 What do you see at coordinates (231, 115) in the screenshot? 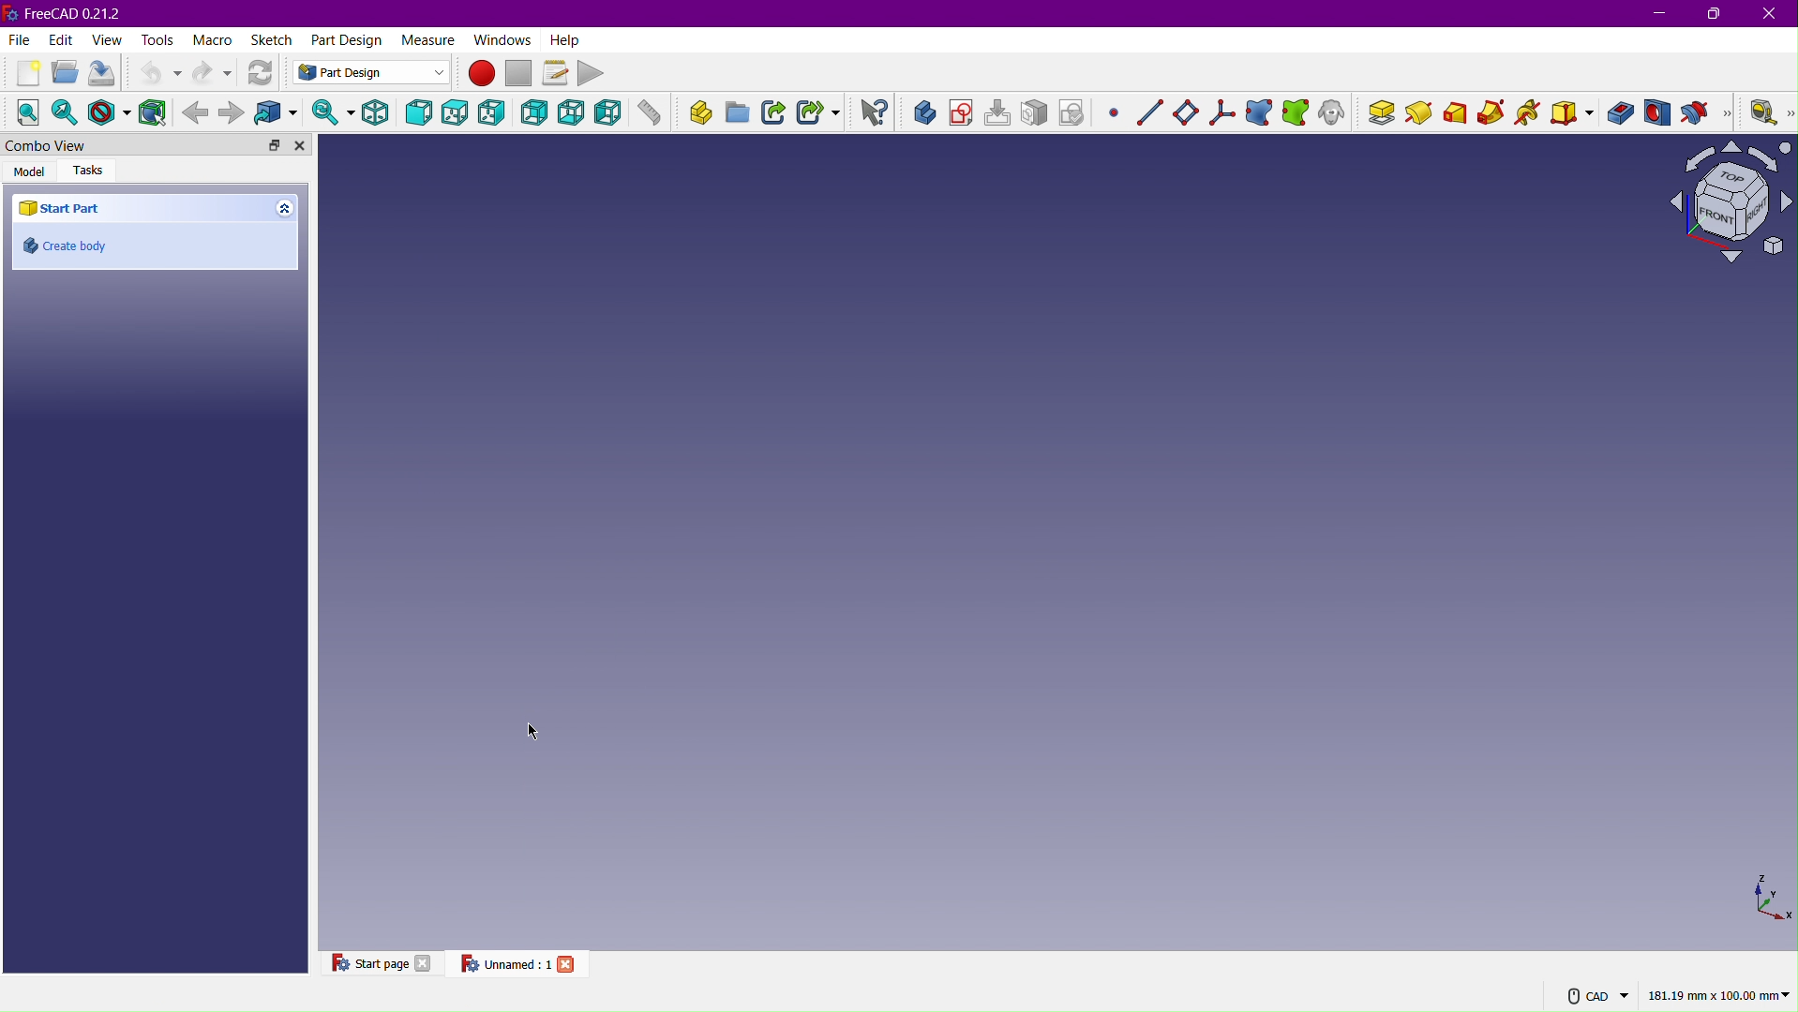
I see `Forward` at bounding box center [231, 115].